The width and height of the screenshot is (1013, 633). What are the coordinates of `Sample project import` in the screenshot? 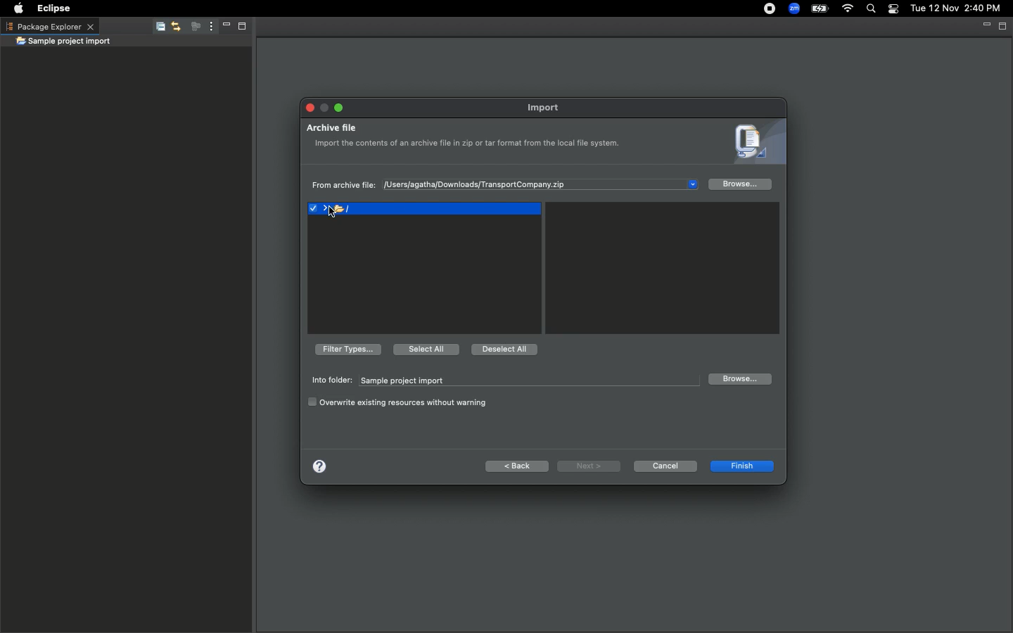 It's located at (63, 42).